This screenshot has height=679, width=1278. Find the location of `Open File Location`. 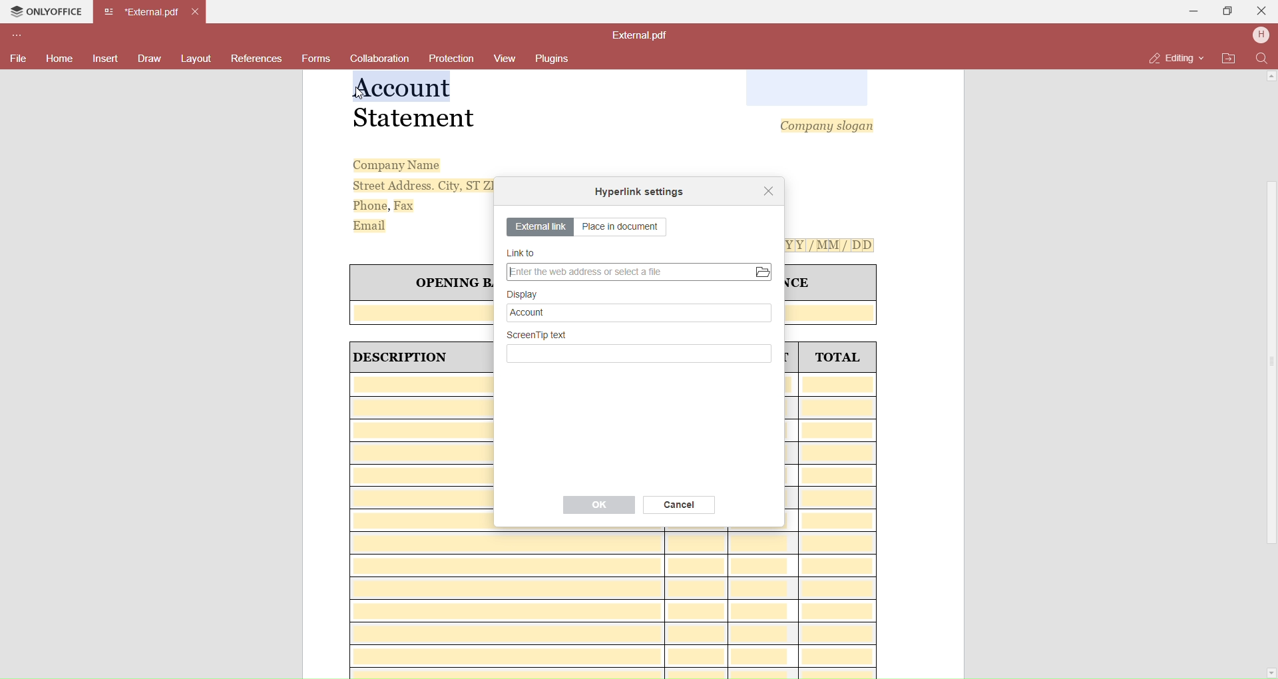

Open File Location is located at coordinates (1229, 59).